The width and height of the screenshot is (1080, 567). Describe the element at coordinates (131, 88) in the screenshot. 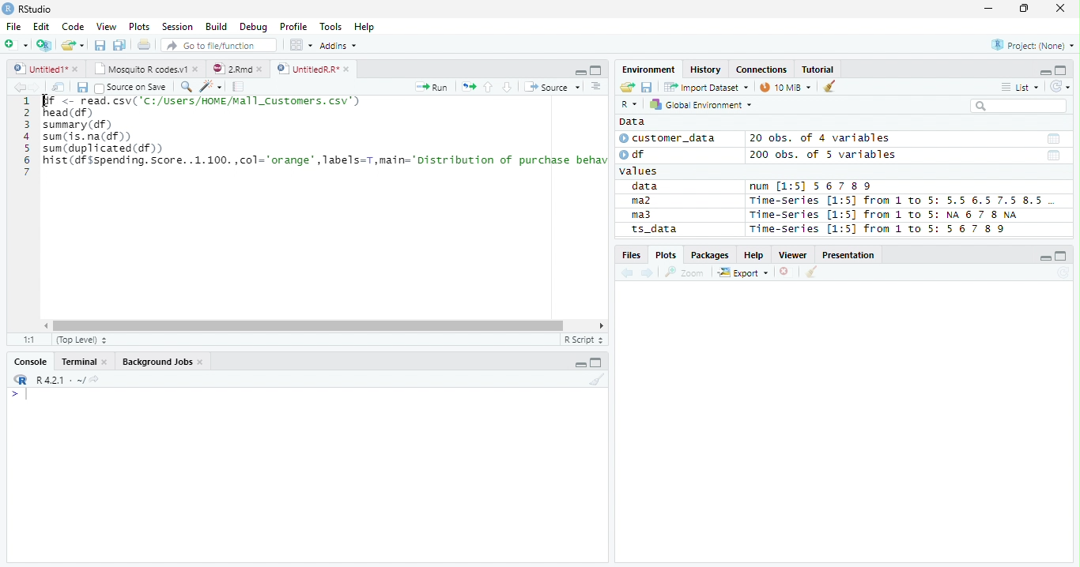

I see `Source on save` at that location.